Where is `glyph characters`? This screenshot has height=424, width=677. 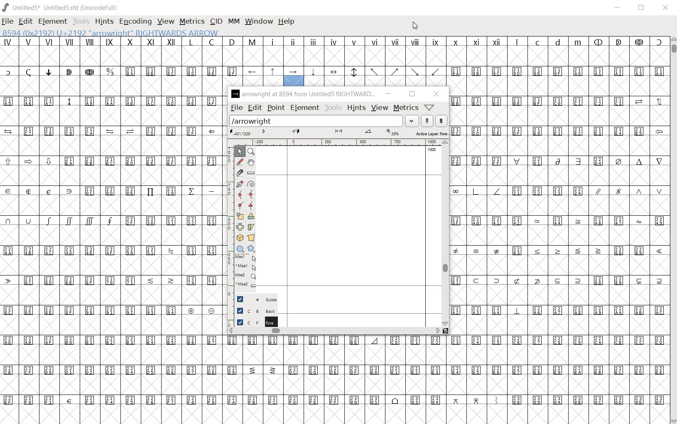
glyph characters is located at coordinates (487, 61).